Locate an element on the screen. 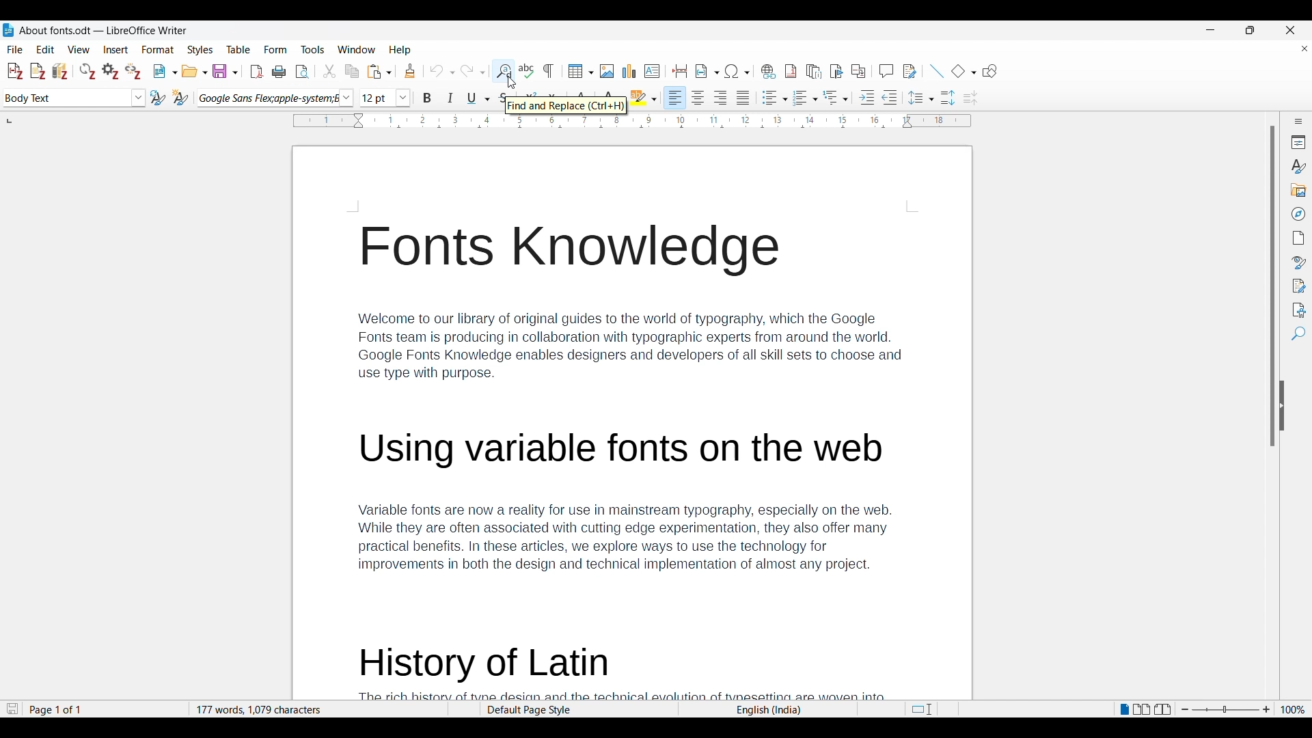  Insert menu is located at coordinates (116, 49).